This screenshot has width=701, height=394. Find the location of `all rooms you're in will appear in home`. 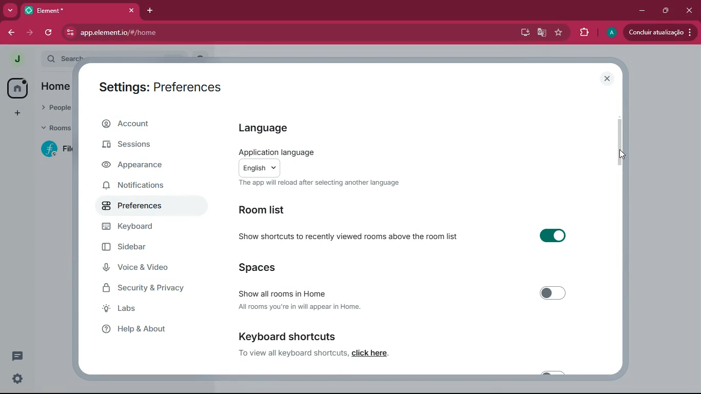

all rooms you're in will appear in home is located at coordinates (299, 306).